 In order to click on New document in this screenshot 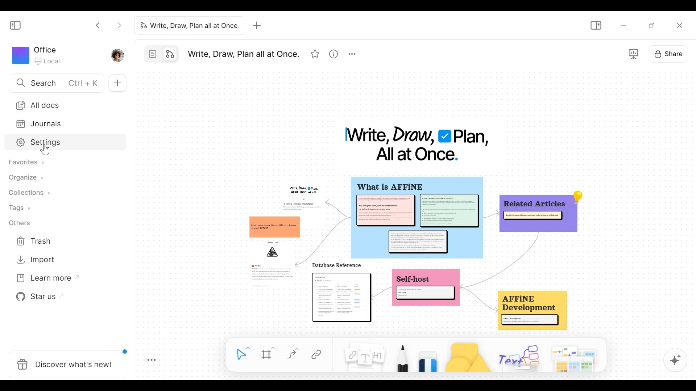, I will do `click(118, 82)`.